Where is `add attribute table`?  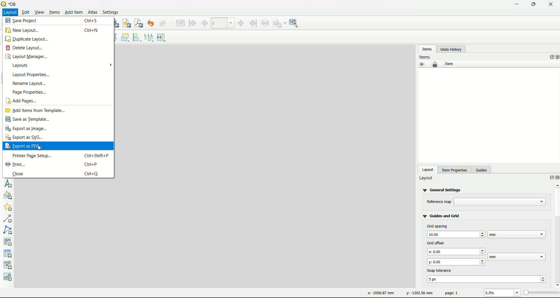 add attribute table is located at coordinates (8, 266).